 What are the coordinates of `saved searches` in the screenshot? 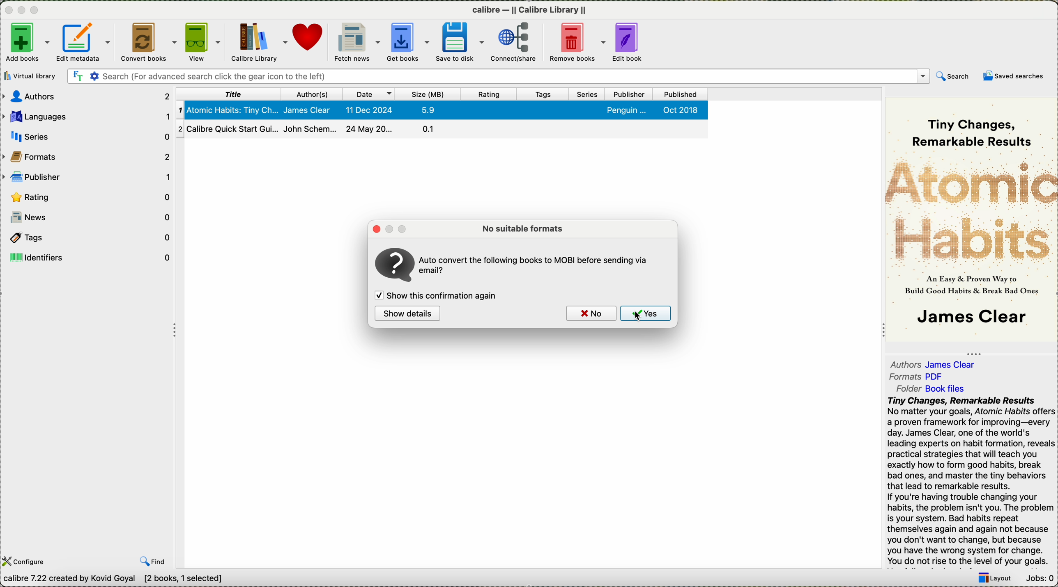 It's located at (1016, 76).